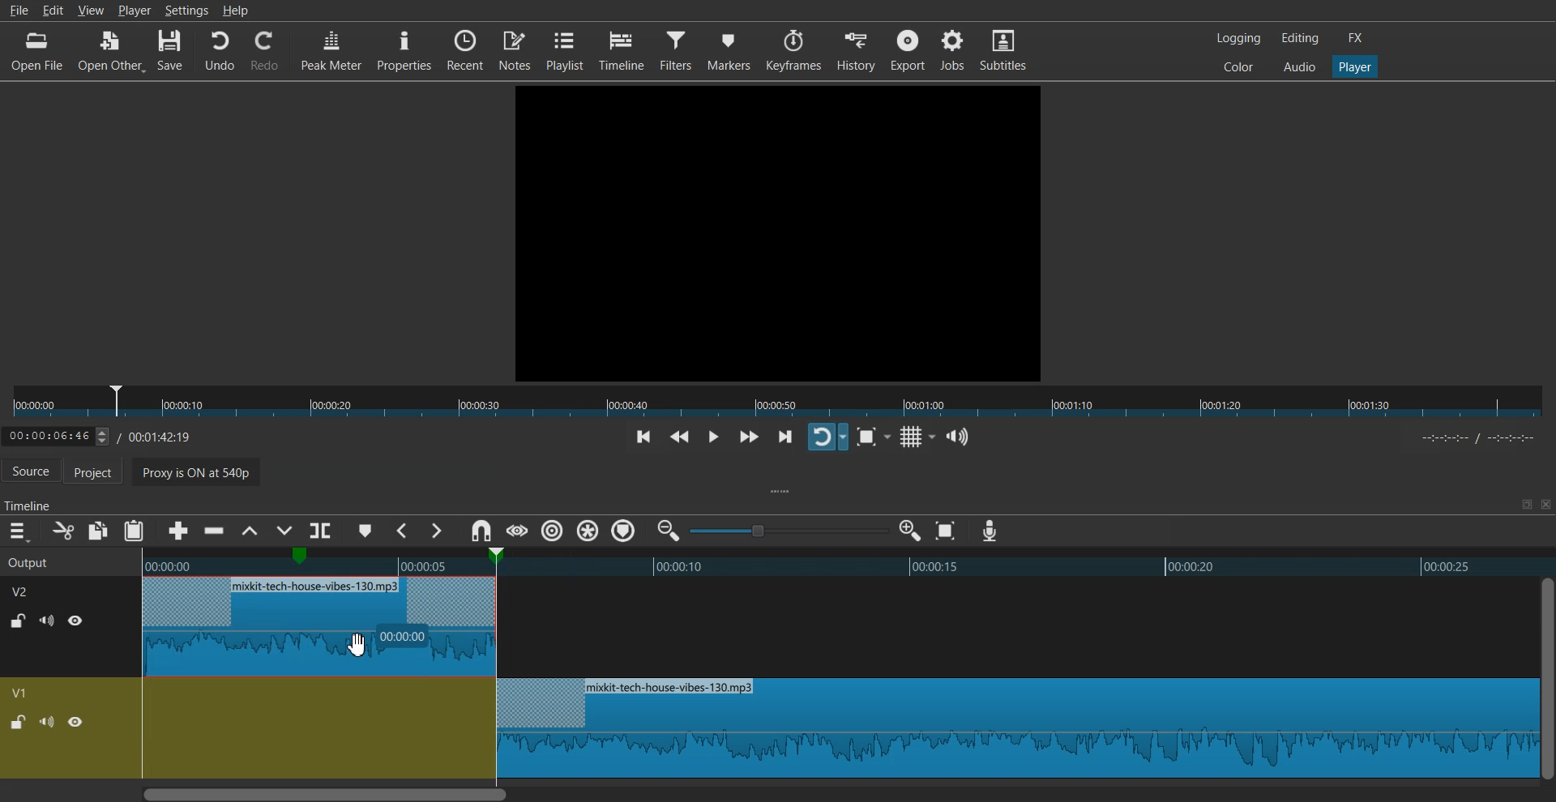 The image size is (1556, 802). Describe the element at coordinates (908, 49) in the screenshot. I see `Export` at that location.